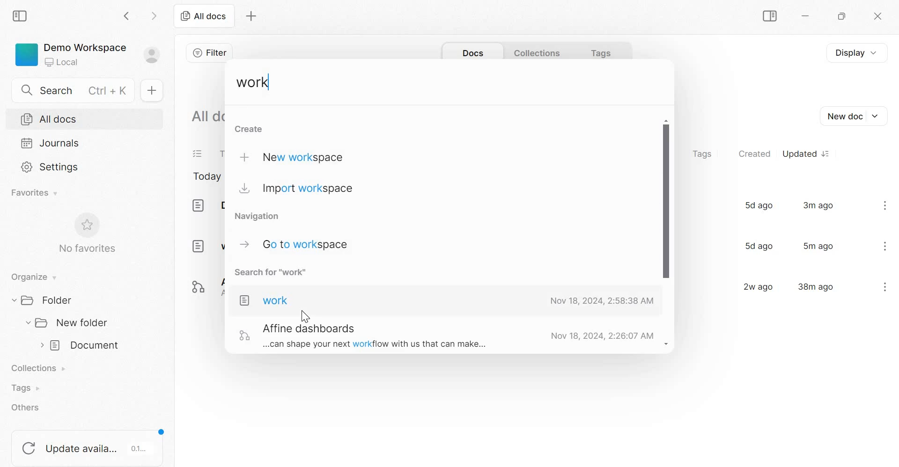 The height and width of the screenshot is (467, 899). What do you see at coordinates (818, 205) in the screenshot?
I see `3m ago` at bounding box center [818, 205].